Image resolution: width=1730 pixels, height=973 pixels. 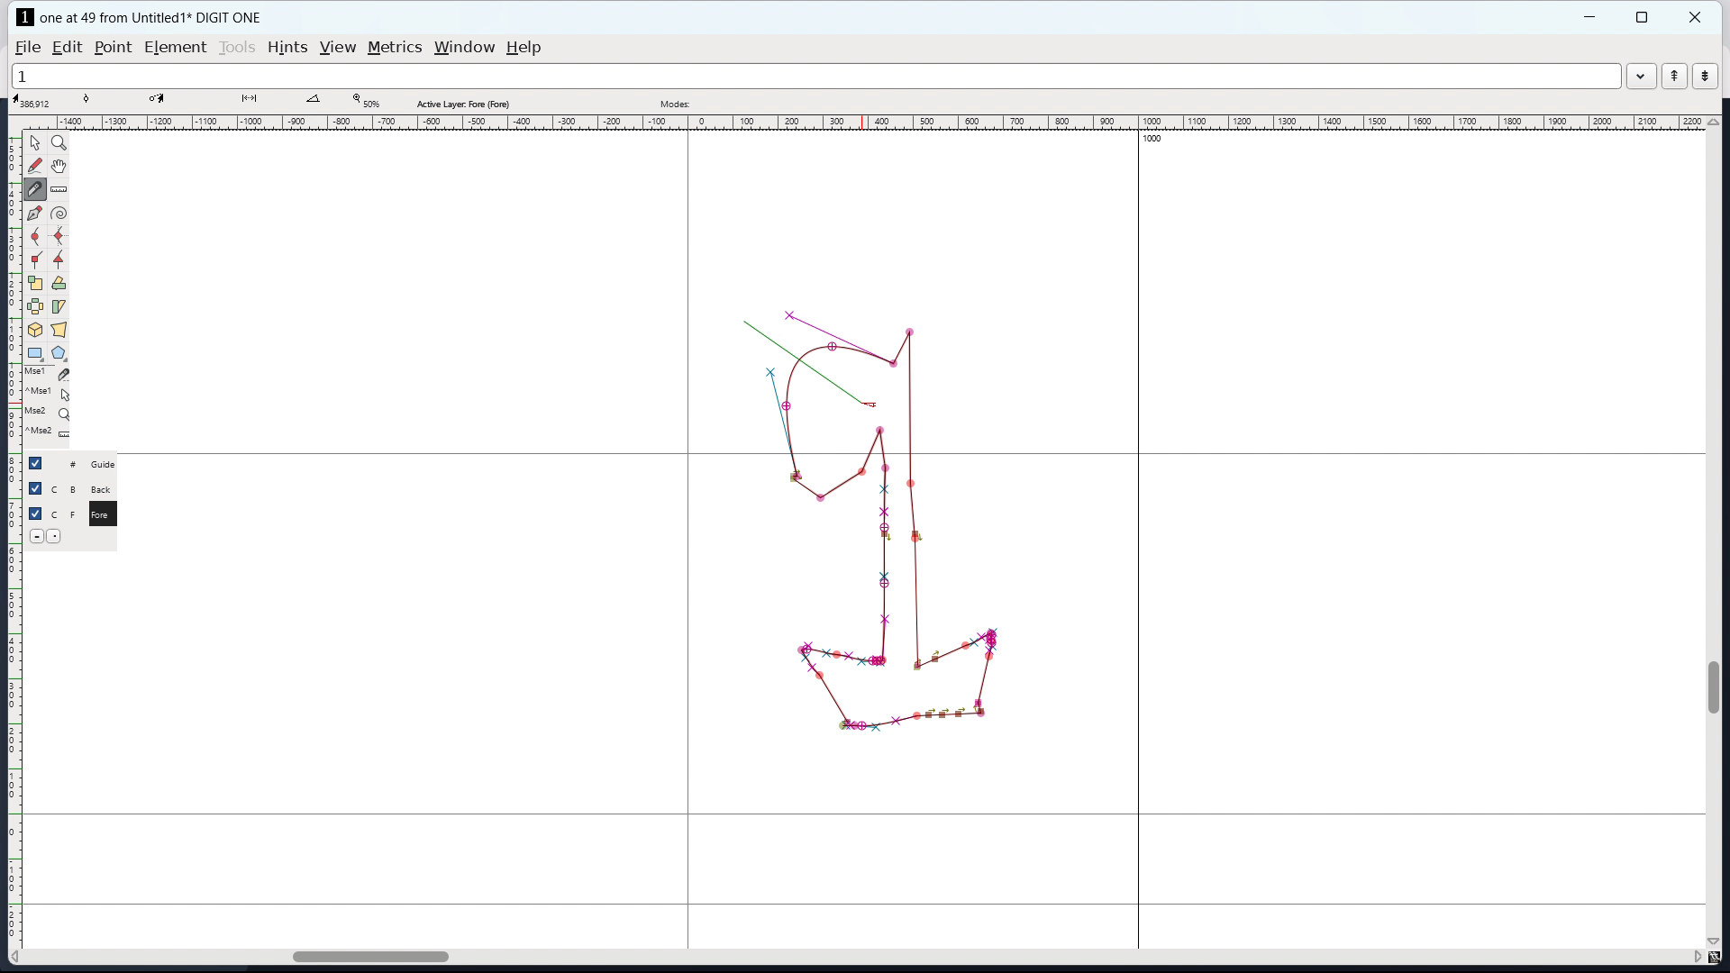 What do you see at coordinates (28, 48) in the screenshot?
I see `file` at bounding box center [28, 48].